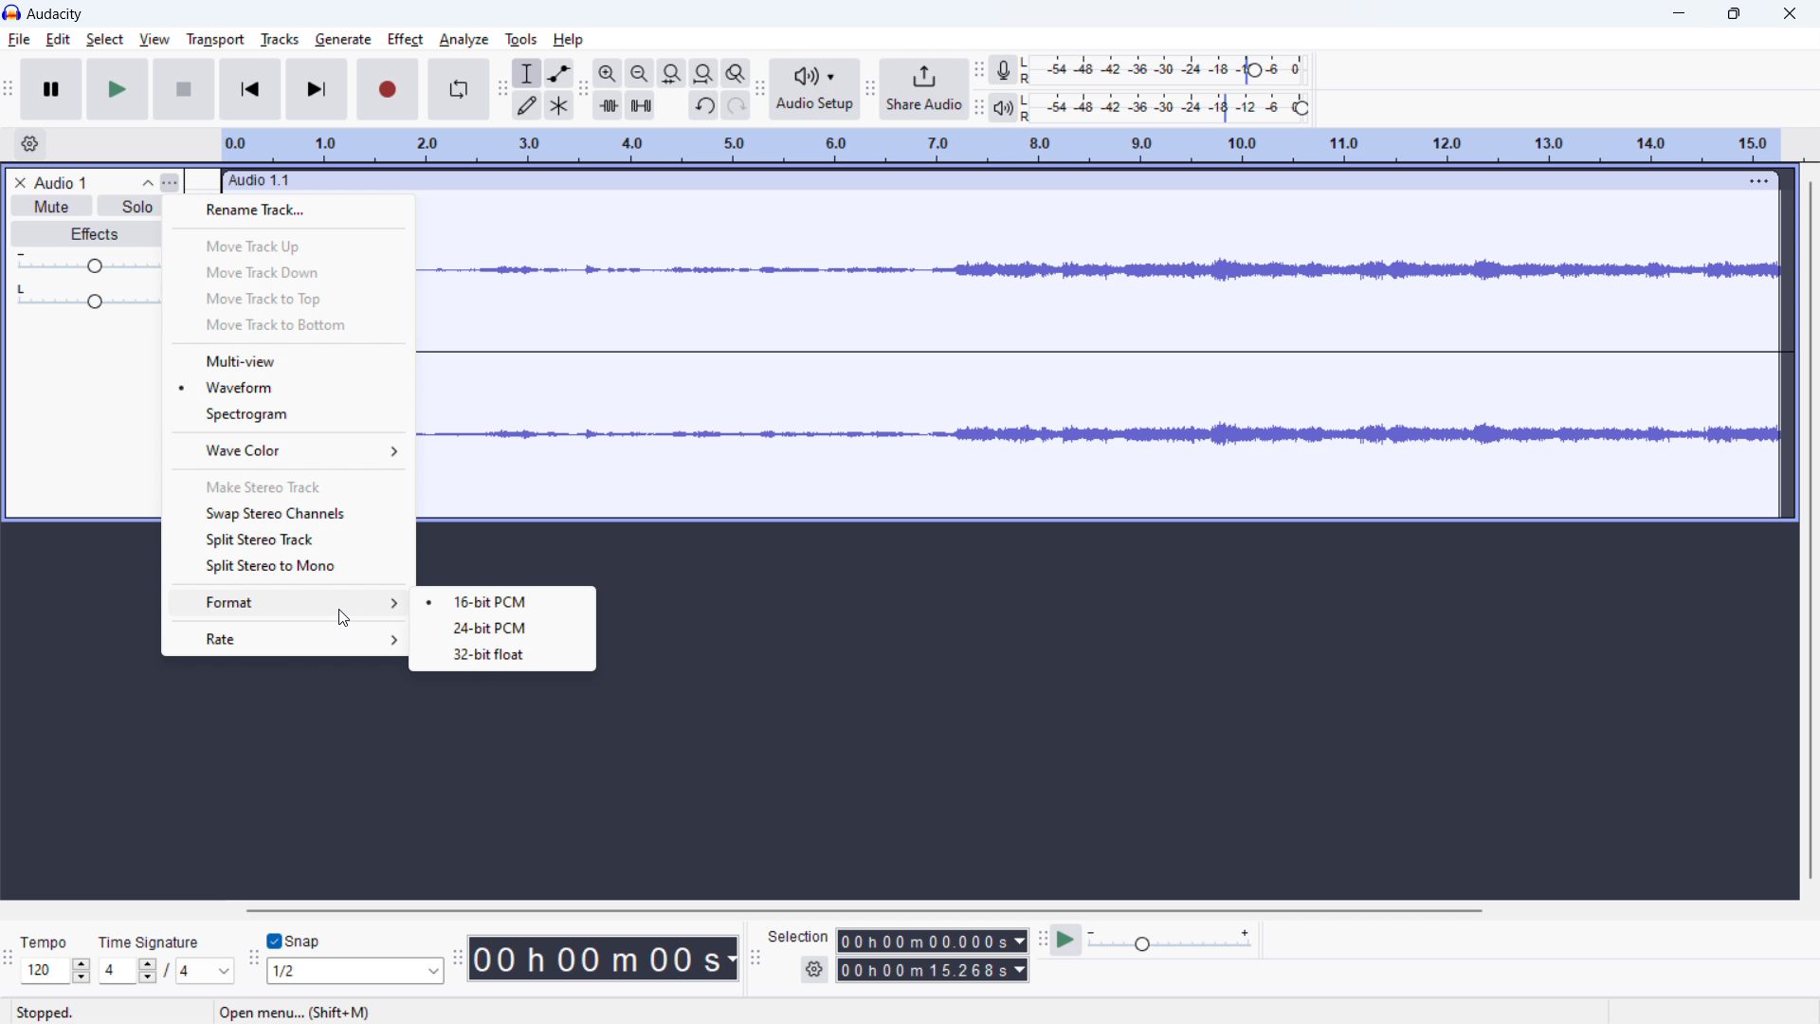  I want to click on select, so click(105, 39).